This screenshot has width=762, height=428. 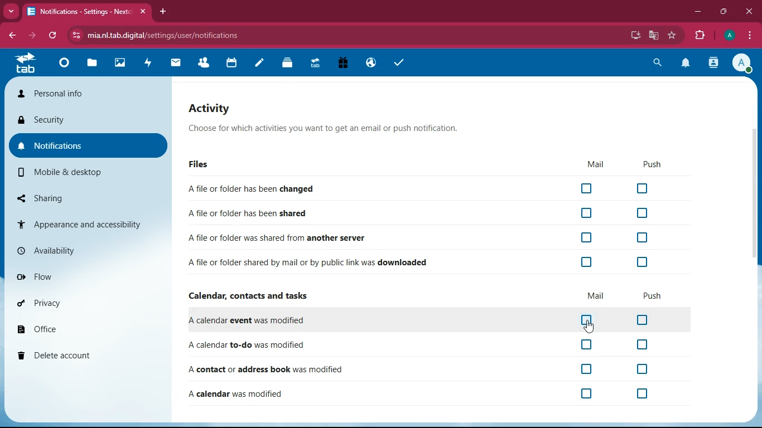 What do you see at coordinates (422, 239) in the screenshot?
I see `A file or folder was shared from another server` at bounding box center [422, 239].